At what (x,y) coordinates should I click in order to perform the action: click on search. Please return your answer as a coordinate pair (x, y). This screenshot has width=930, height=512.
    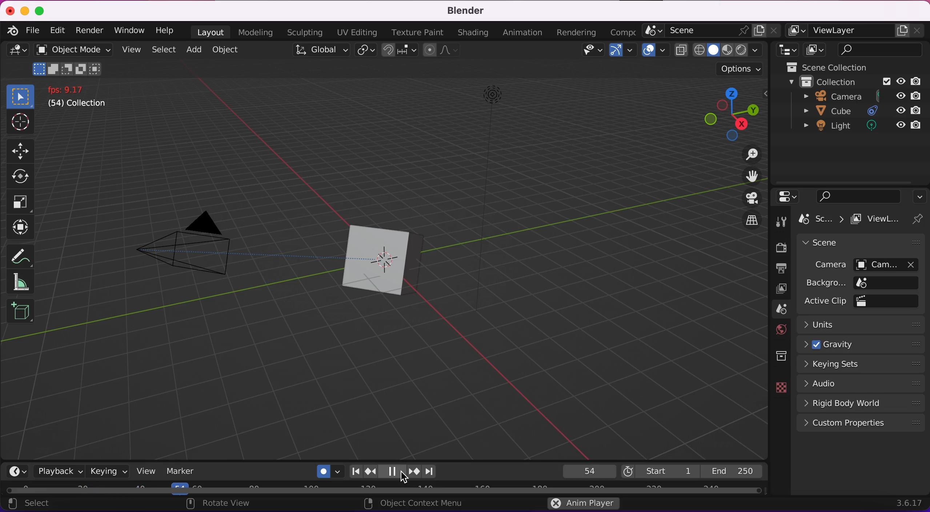
    Looking at the image, I should click on (882, 50).